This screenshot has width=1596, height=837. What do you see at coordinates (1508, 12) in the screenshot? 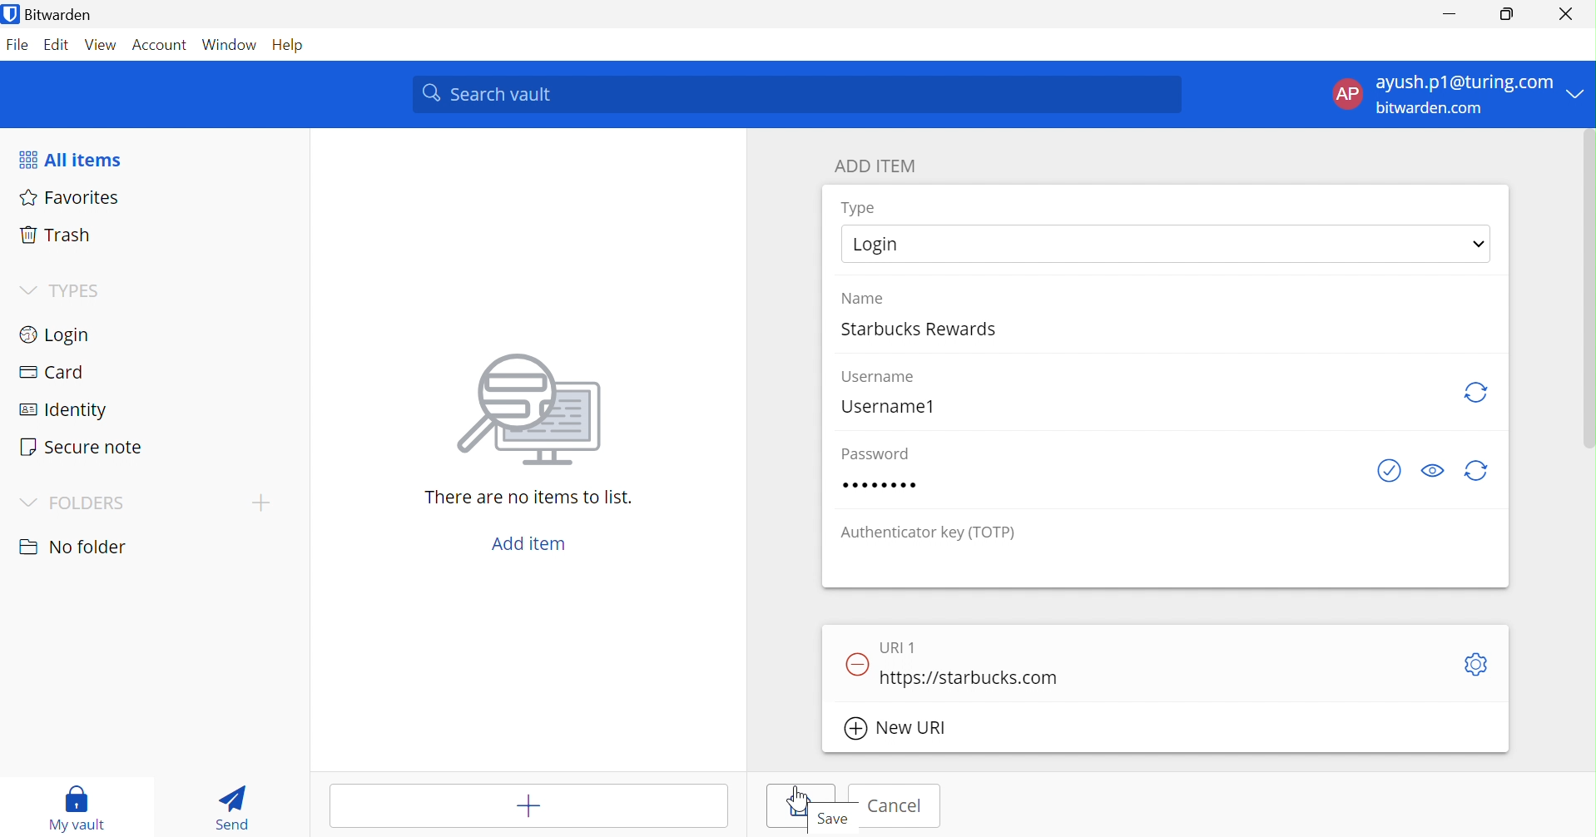
I see `Restore Down` at bounding box center [1508, 12].